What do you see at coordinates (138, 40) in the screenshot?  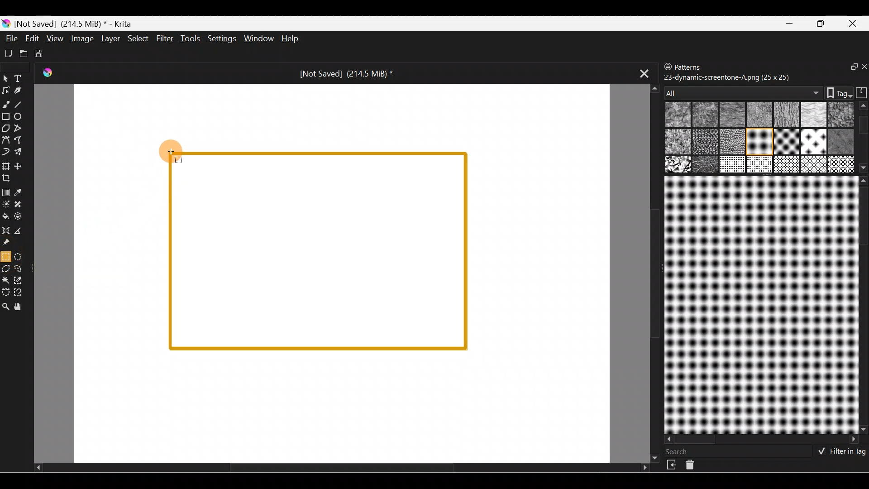 I see `Select` at bounding box center [138, 40].